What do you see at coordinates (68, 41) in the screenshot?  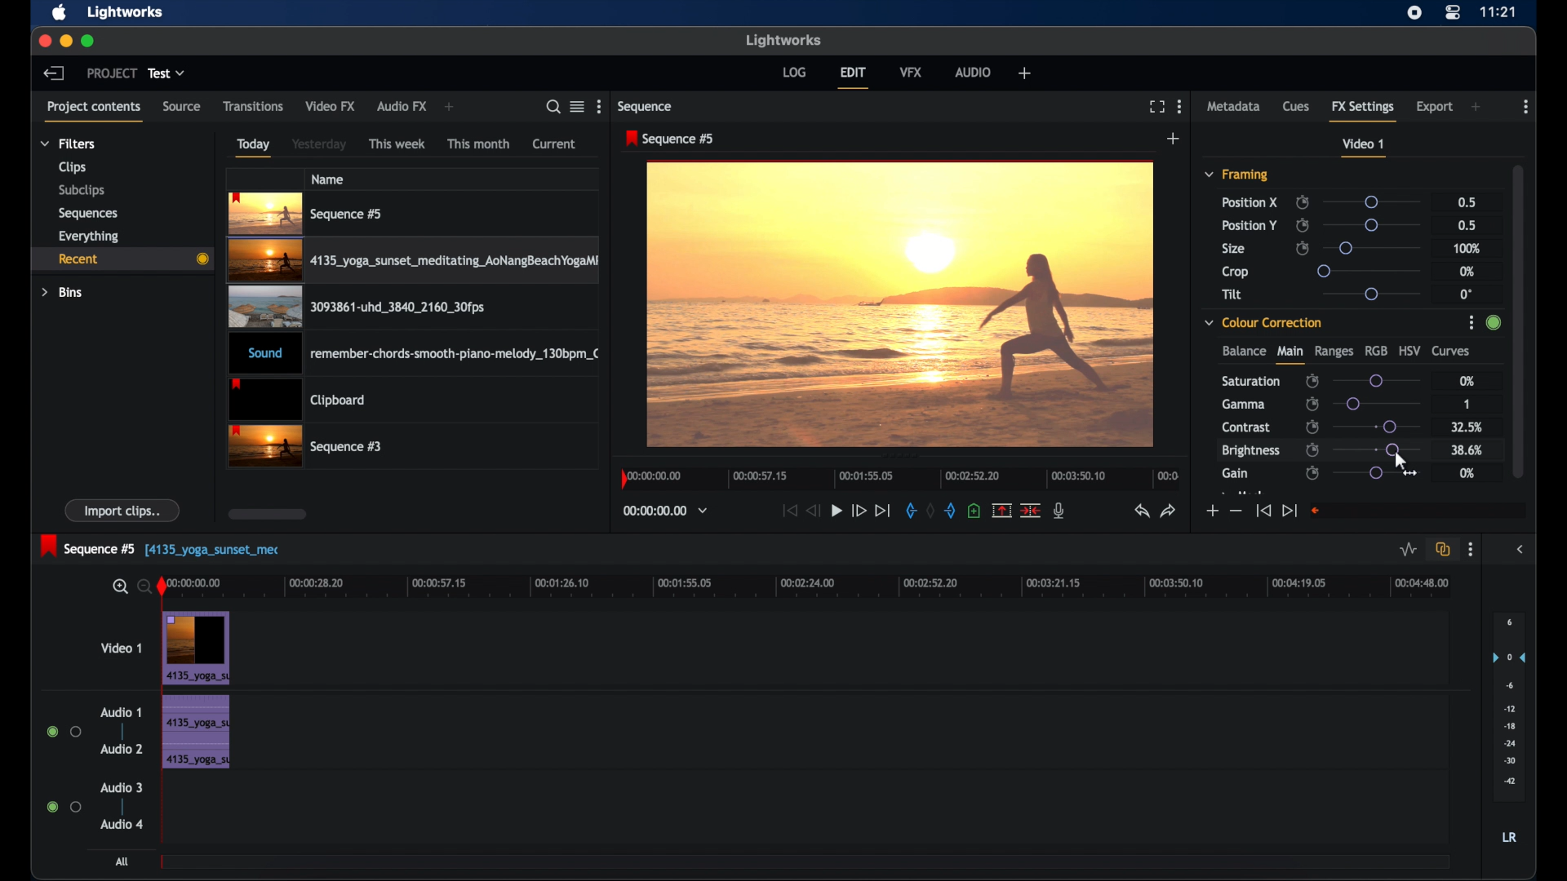 I see `minimize` at bounding box center [68, 41].